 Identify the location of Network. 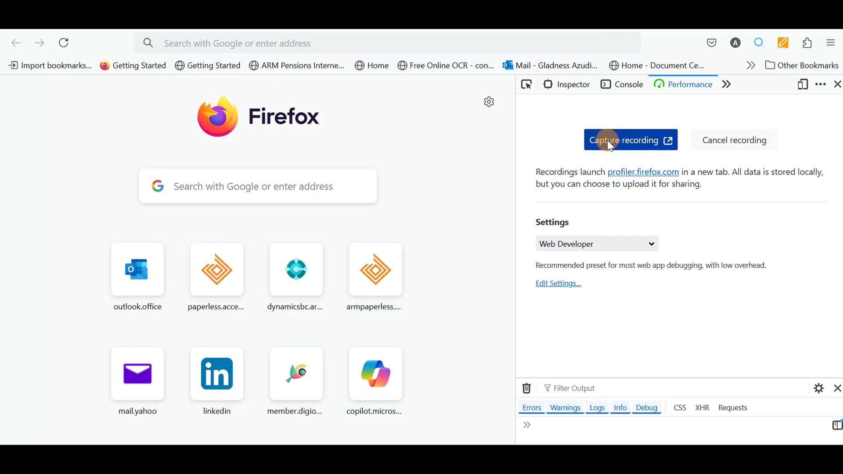
(735, 86).